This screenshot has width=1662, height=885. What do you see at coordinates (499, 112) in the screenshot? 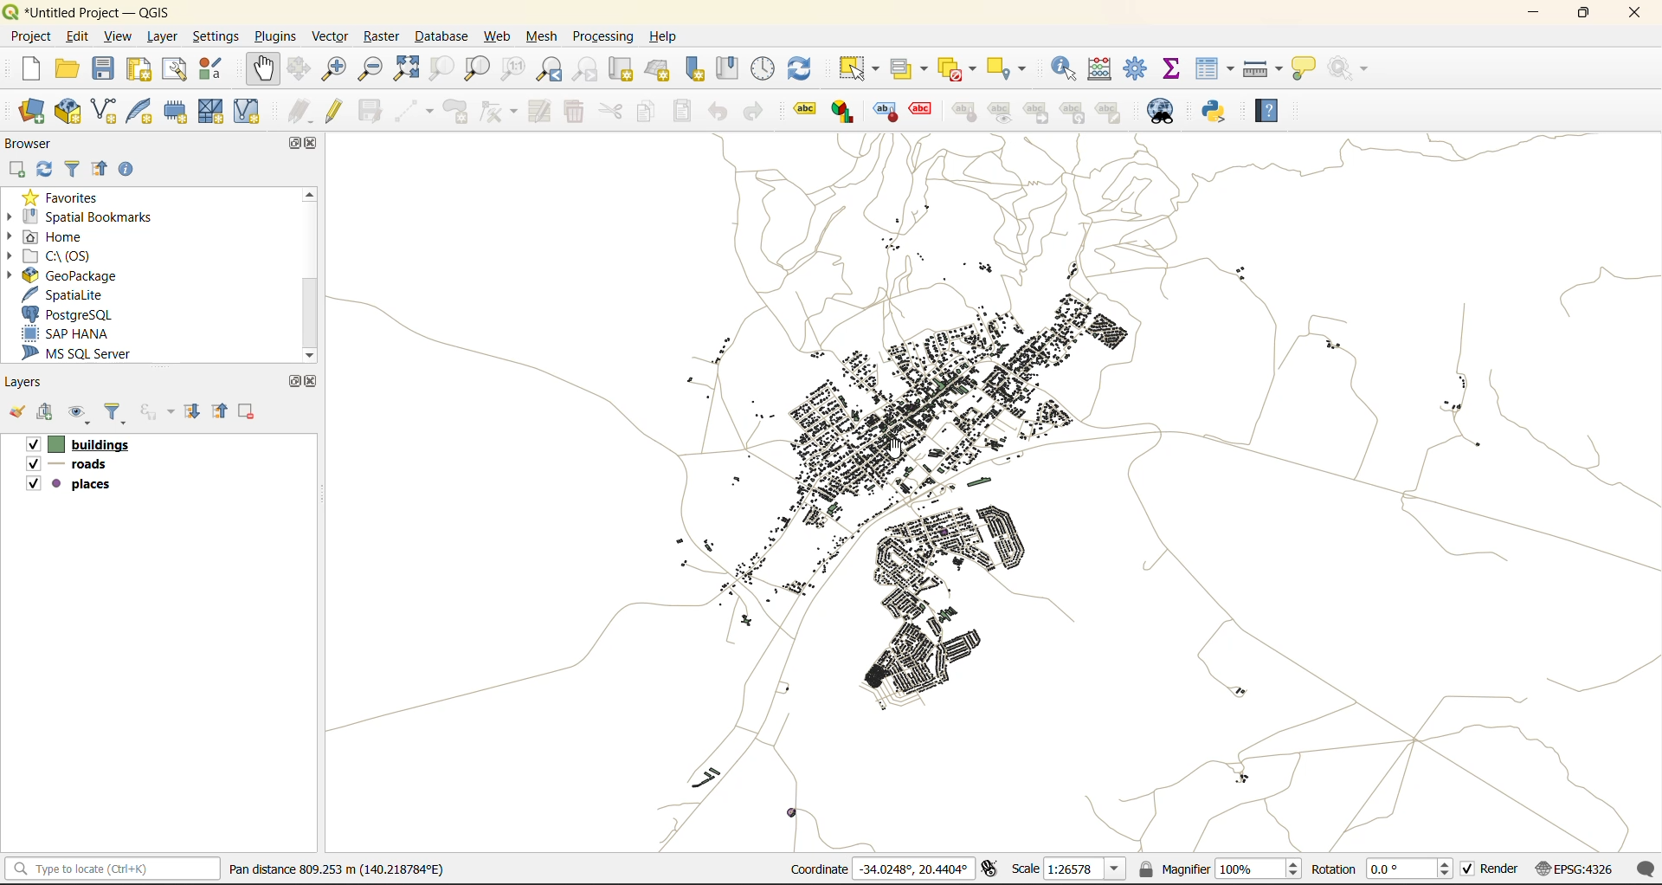
I see `vertex tools` at bounding box center [499, 112].